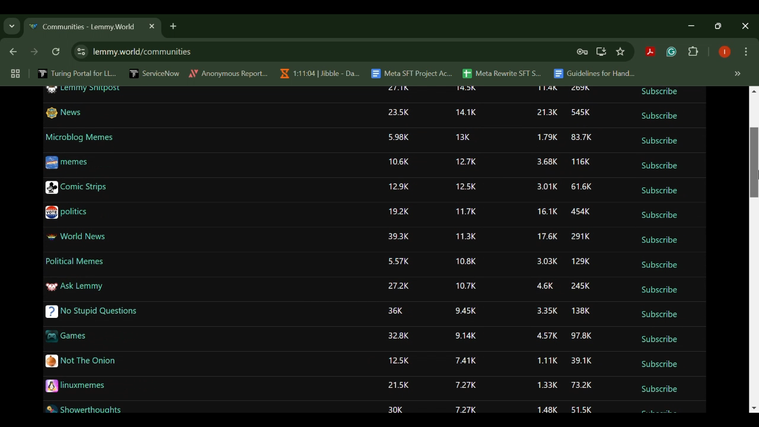 Image resolution: width=759 pixels, height=427 pixels. What do you see at coordinates (464, 336) in the screenshot?
I see `9.14K` at bounding box center [464, 336].